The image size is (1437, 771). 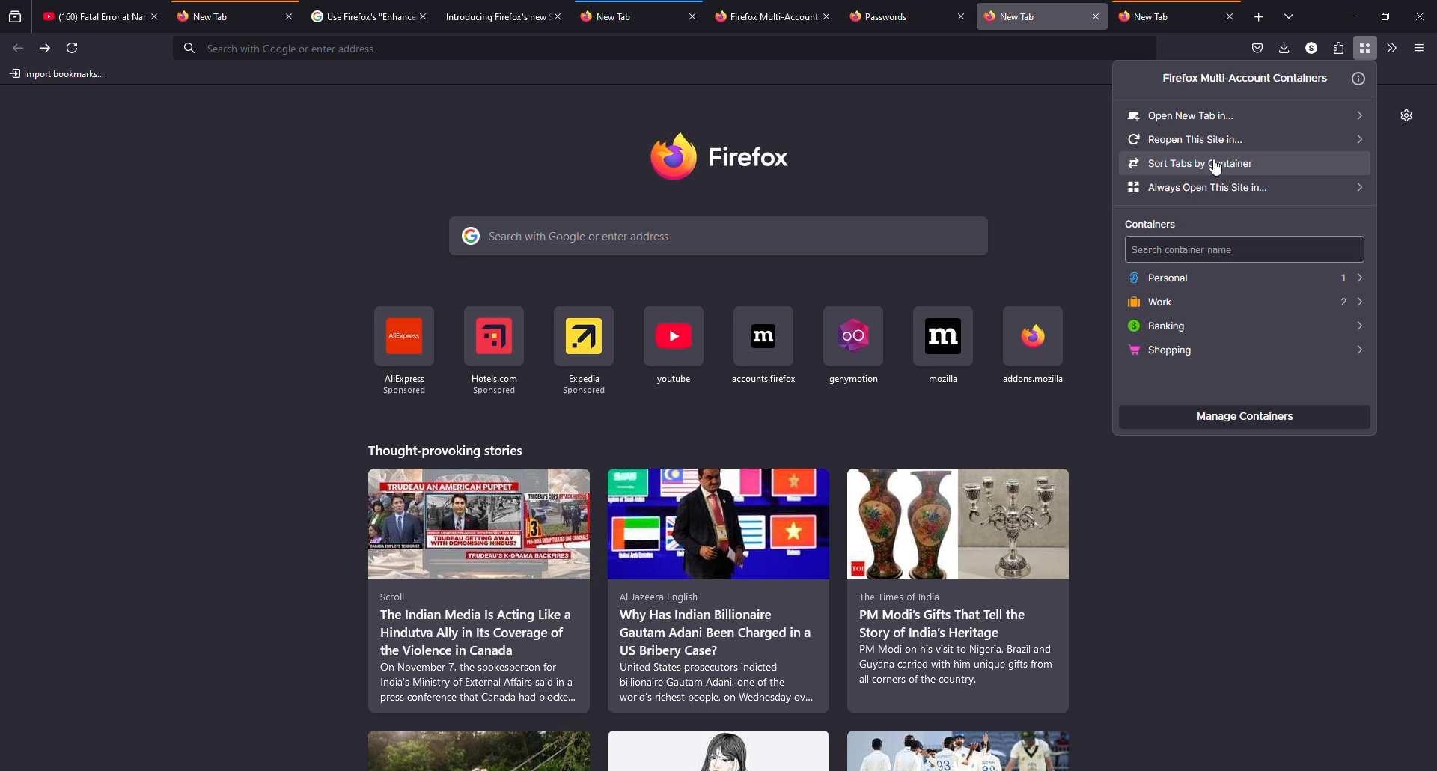 What do you see at coordinates (1346, 16) in the screenshot?
I see `minimize` at bounding box center [1346, 16].